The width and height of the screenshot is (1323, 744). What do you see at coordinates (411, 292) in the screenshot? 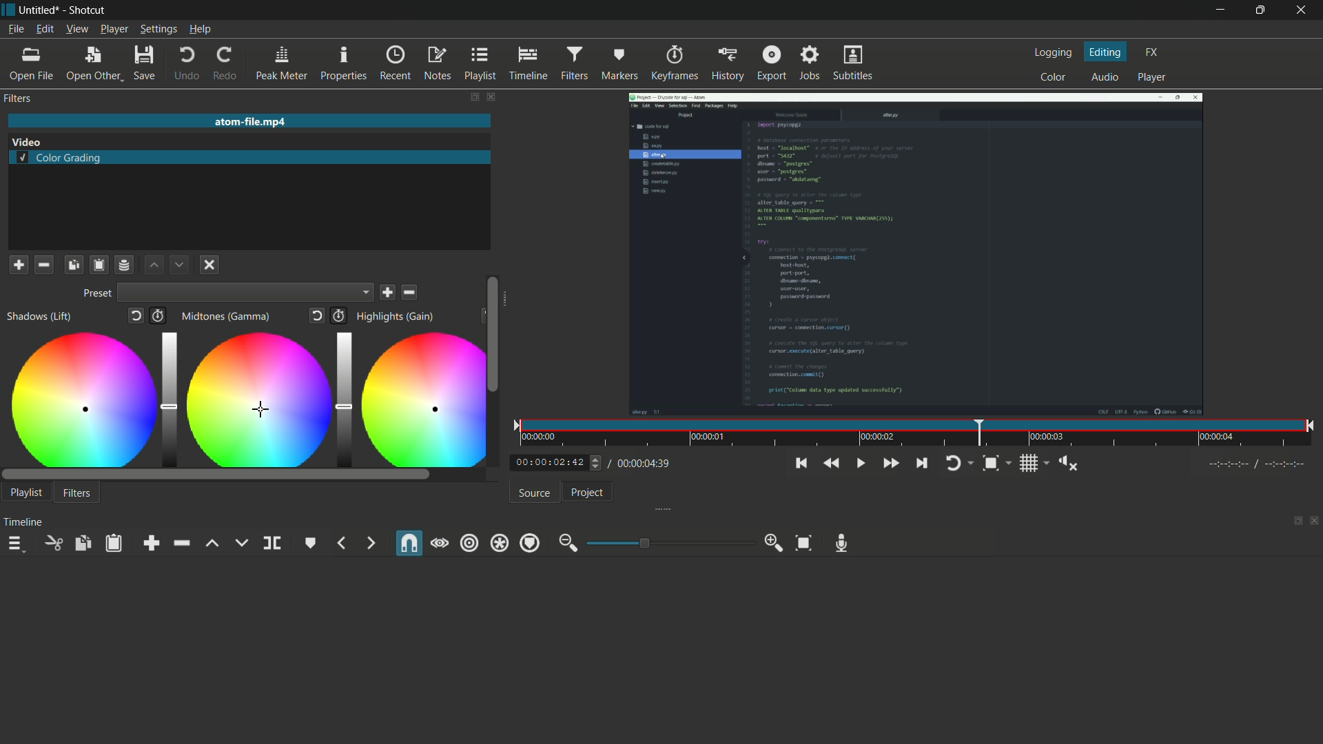
I see `delete` at bounding box center [411, 292].